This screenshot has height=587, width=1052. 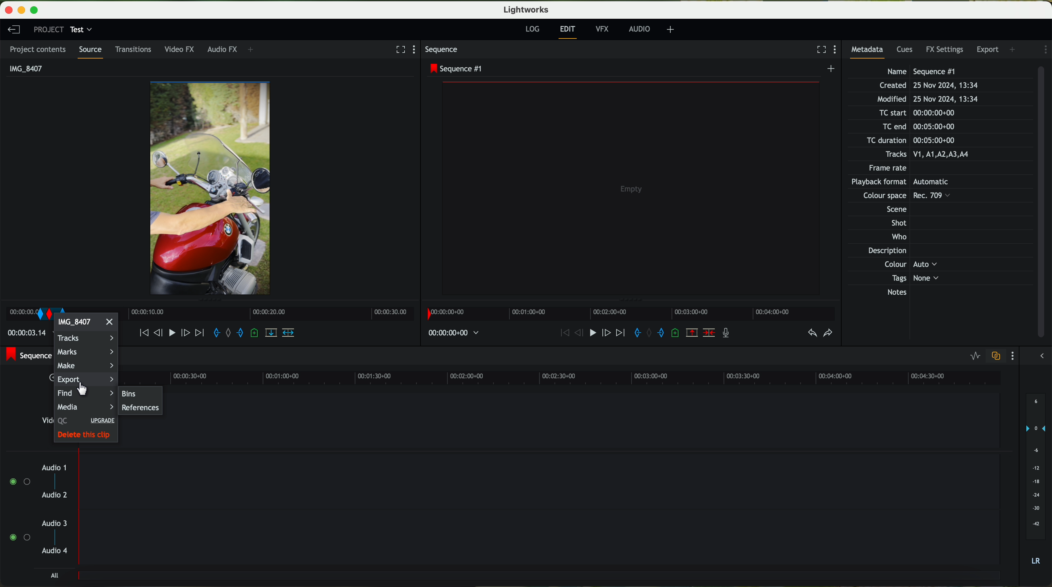 What do you see at coordinates (187, 334) in the screenshot?
I see `nudge one frame forward` at bounding box center [187, 334].